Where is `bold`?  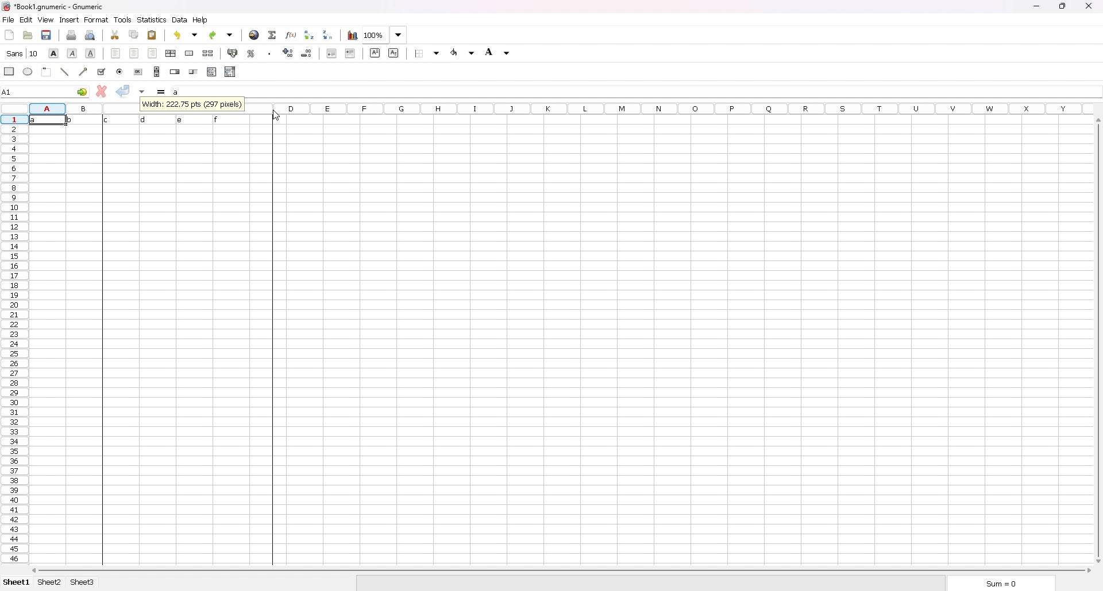 bold is located at coordinates (54, 53).